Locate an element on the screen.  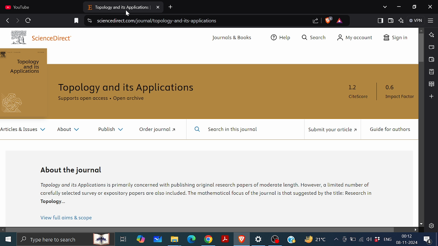
Current tab is located at coordinates (36, 7).